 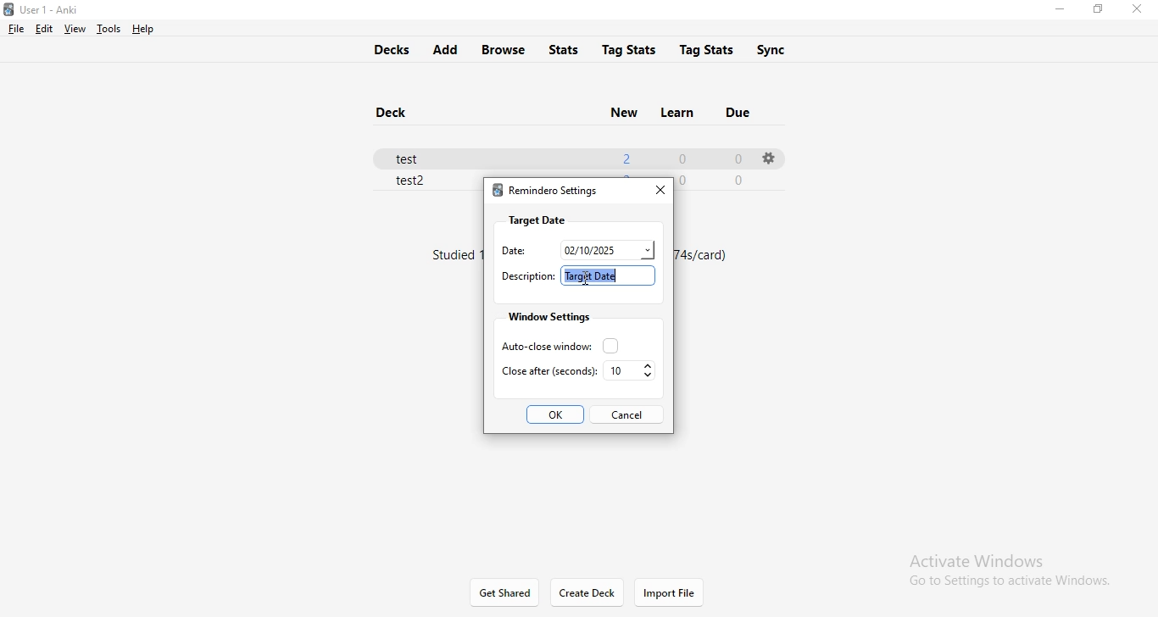 What do you see at coordinates (1097, 9) in the screenshot?
I see `restore` at bounding box center [1097, 9].